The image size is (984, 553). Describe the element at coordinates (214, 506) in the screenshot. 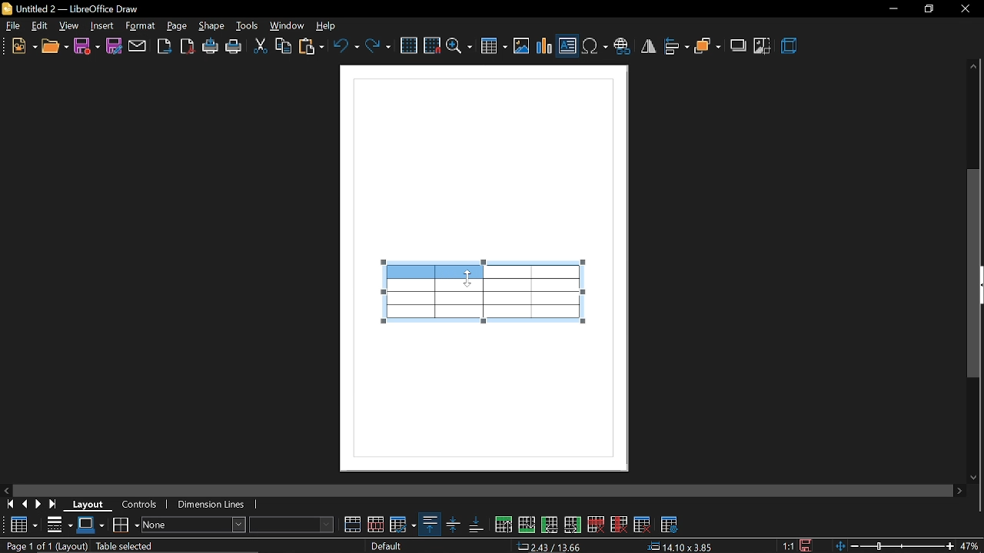

I see `dimension lines` at that location.